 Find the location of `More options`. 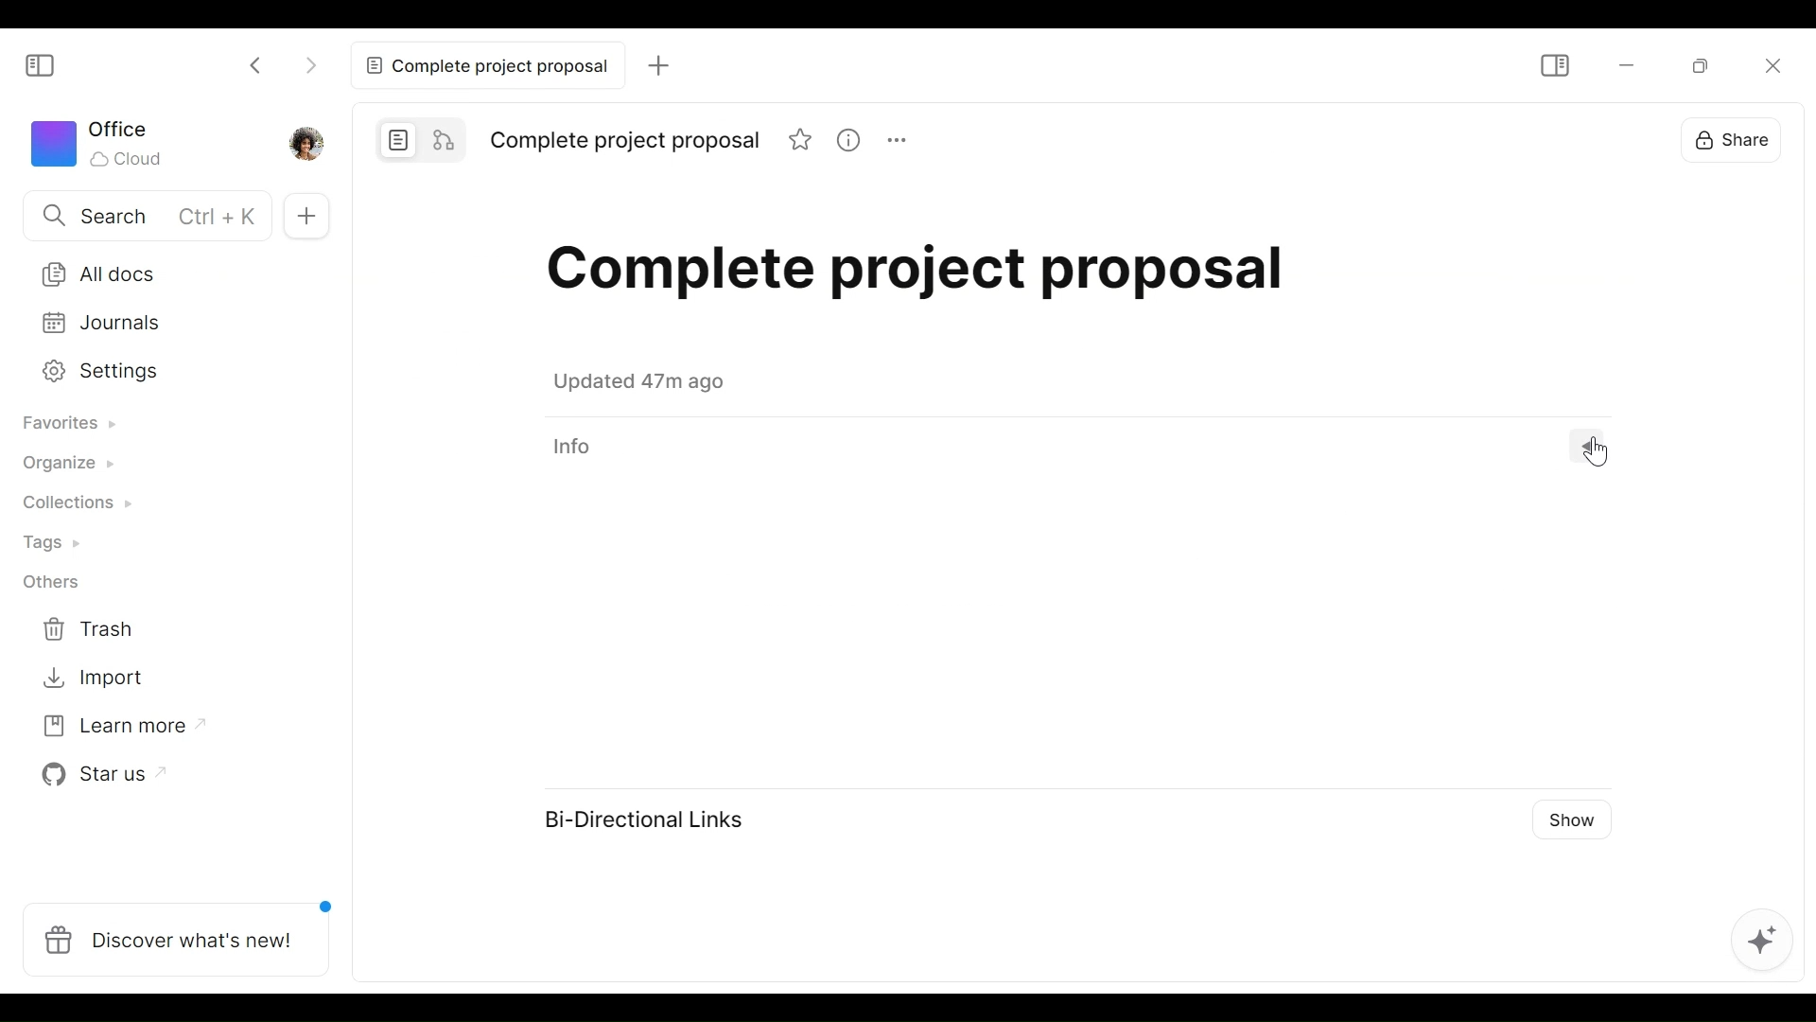

More options is located at coordinates (895, 139).